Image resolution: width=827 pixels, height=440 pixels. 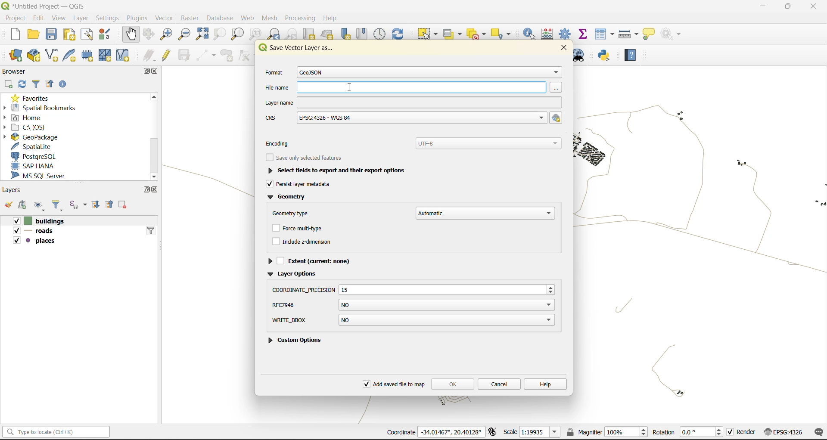 What do you see at coordinates (310, 34) in the screenshot?
I see `cut` at bounding box center [310, 34].